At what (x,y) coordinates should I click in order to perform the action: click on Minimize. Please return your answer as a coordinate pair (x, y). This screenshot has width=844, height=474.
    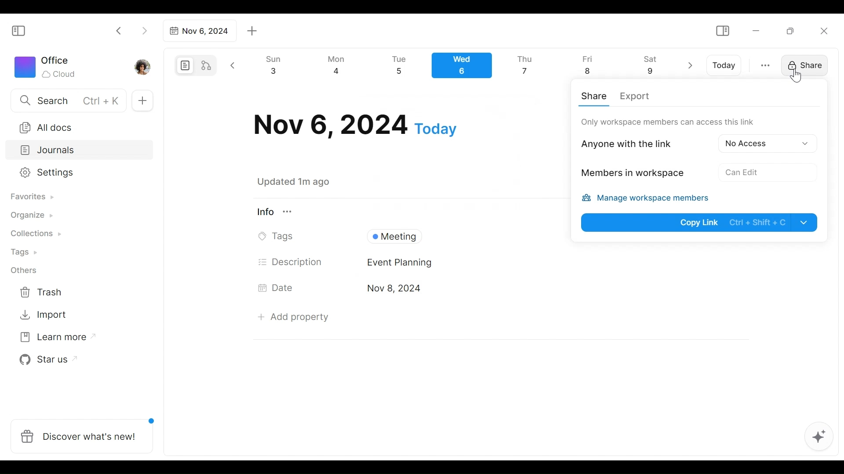
    Looking at the image, I should click on (756, 30).